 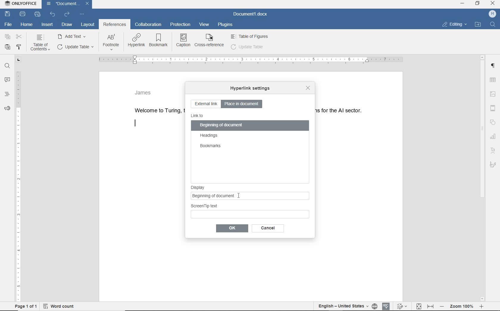 What do you see at coordinates (494, 66) in the screenshot?
I see `Paragraph` at bounding box center [494, 66].